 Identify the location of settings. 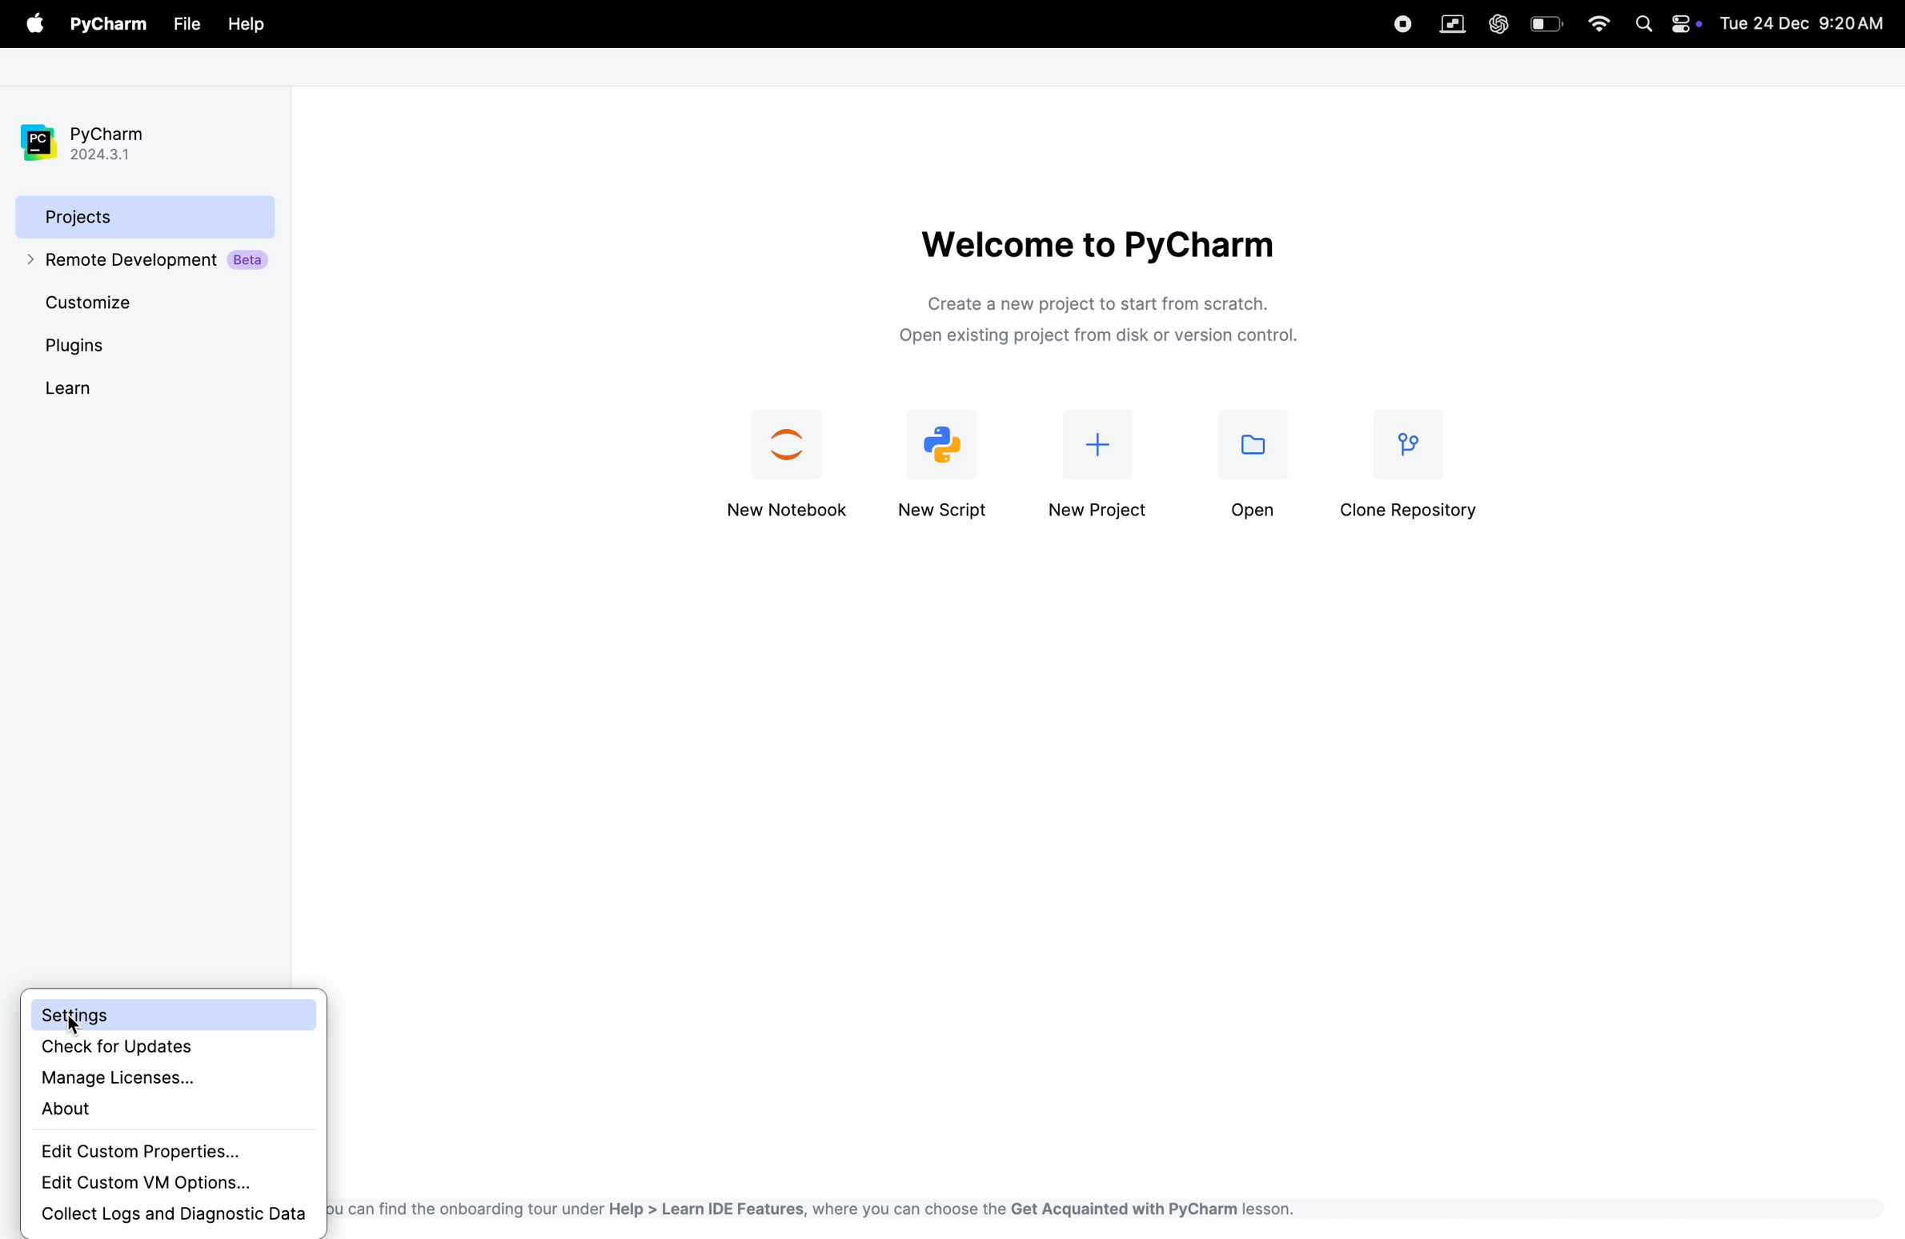
(170, 1015).